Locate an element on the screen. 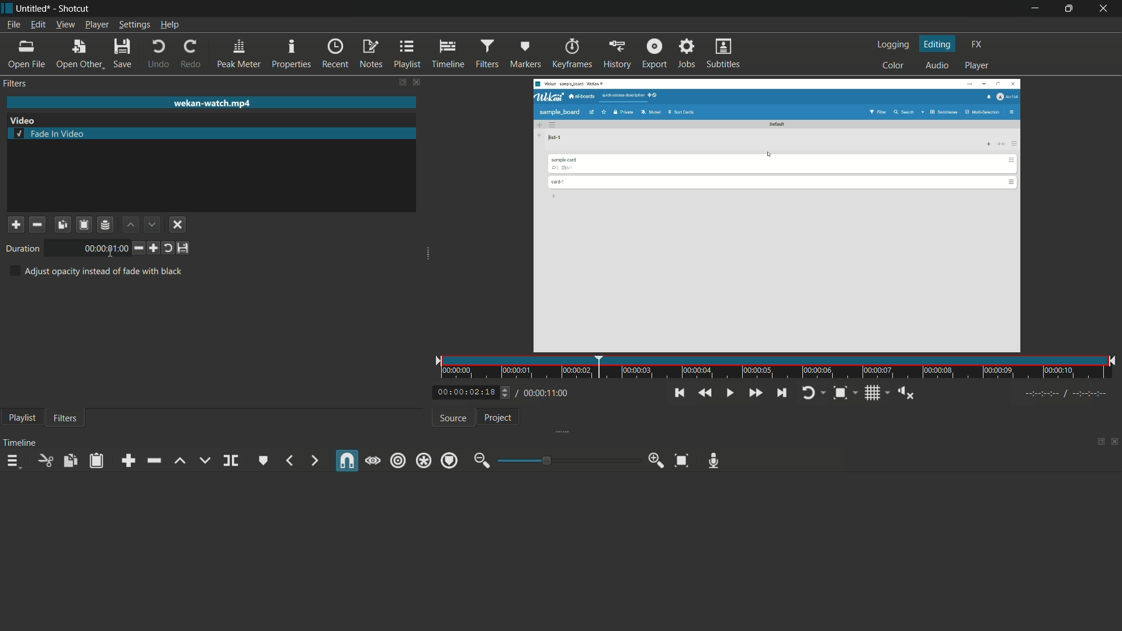 Image resolution: width=1122 pixels, height=631 pixels. cut is located at coordinates (46, 460).